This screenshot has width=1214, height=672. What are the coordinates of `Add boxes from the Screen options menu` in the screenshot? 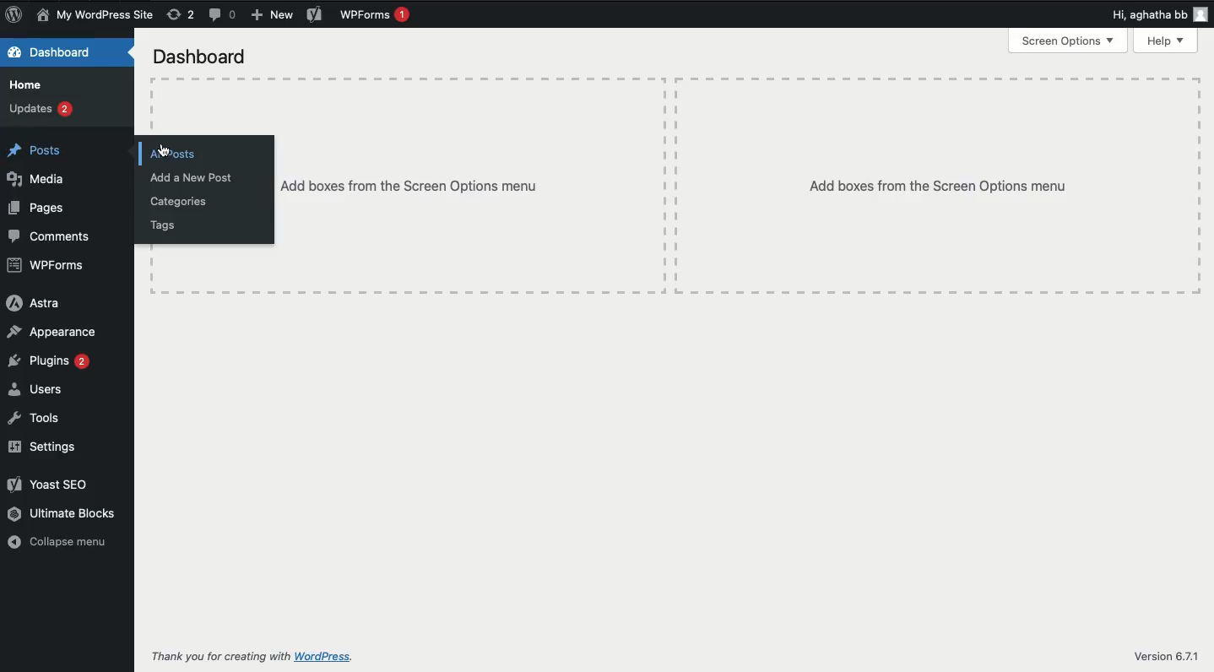 It's located at (411, 188).